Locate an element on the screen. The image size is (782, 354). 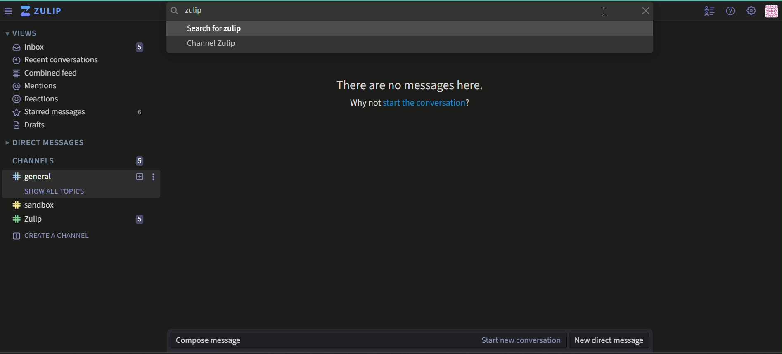
cursor is located at coordinates (604, 11).